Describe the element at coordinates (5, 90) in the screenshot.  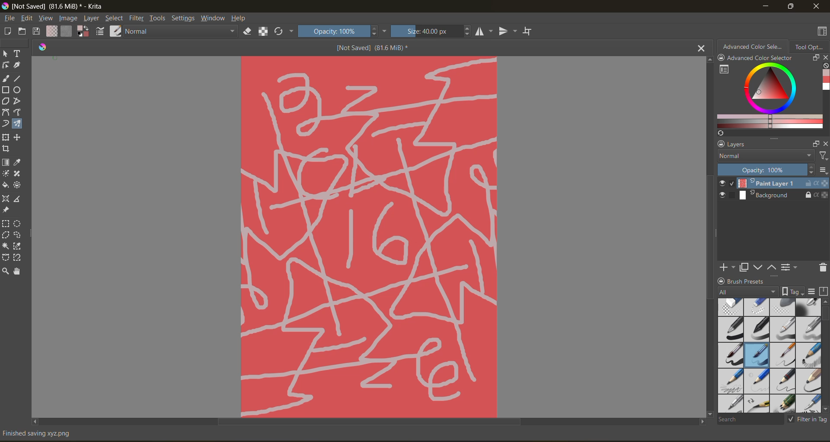
I see `tool` at that location.